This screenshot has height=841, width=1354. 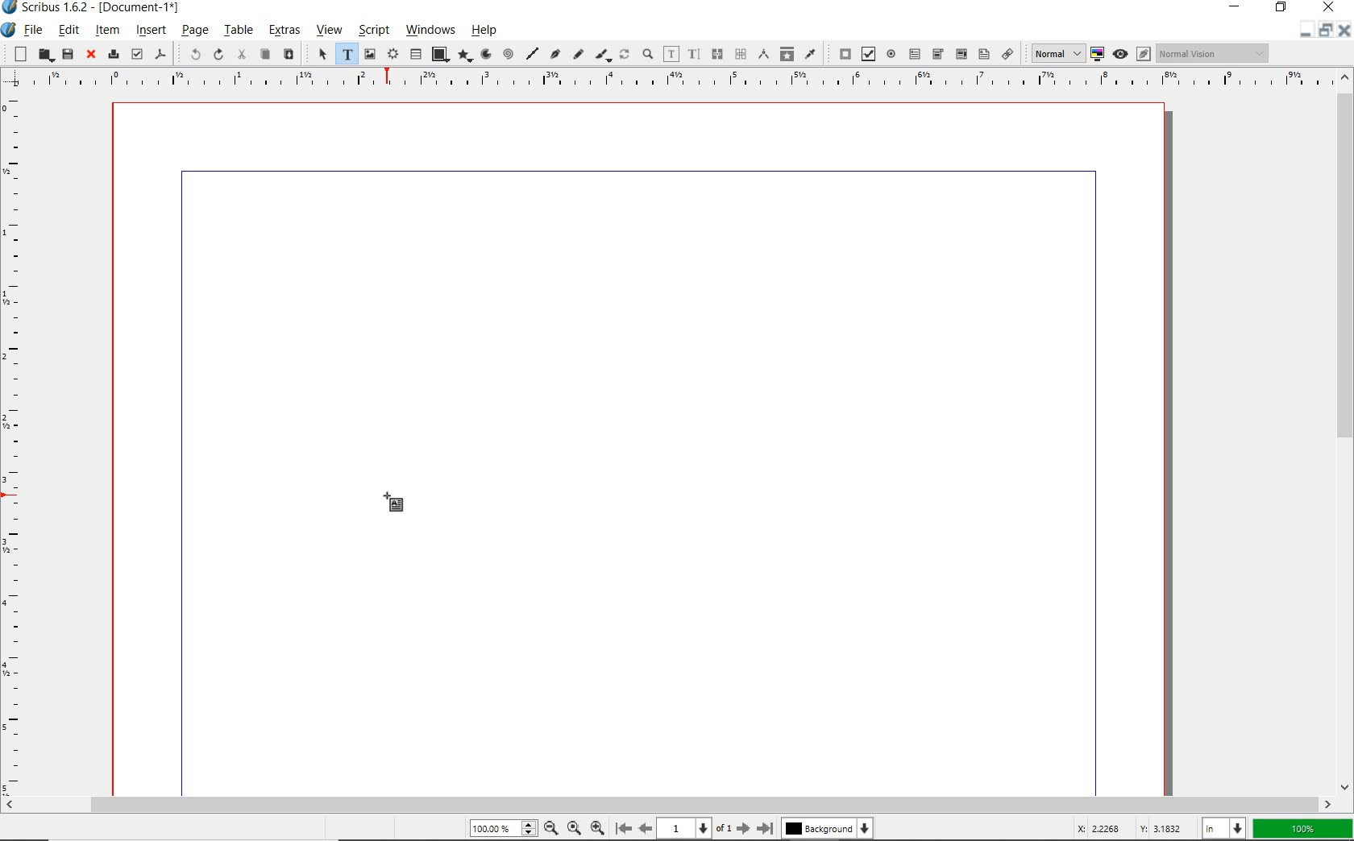 I want to click on Close, so click(x=1343, y=32).